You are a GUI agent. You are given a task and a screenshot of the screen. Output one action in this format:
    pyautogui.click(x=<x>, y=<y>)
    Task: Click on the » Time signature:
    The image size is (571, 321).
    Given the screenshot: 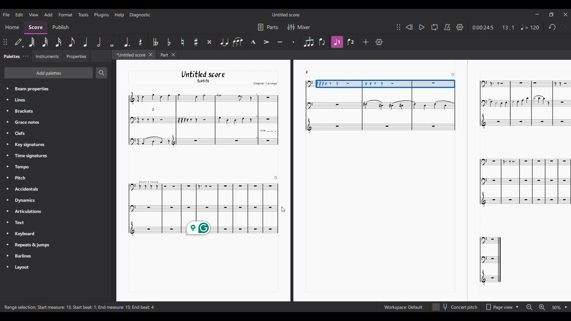 What is the action you would take?
    pyautogui.click(x=27, y=155)
    